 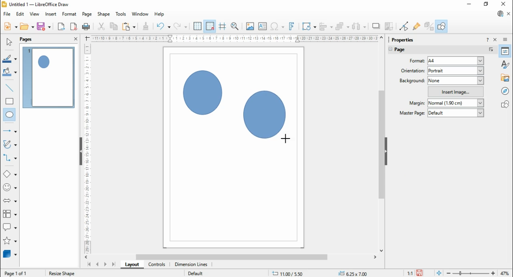 I want to click on page orientation, so click(x=412, y=70).